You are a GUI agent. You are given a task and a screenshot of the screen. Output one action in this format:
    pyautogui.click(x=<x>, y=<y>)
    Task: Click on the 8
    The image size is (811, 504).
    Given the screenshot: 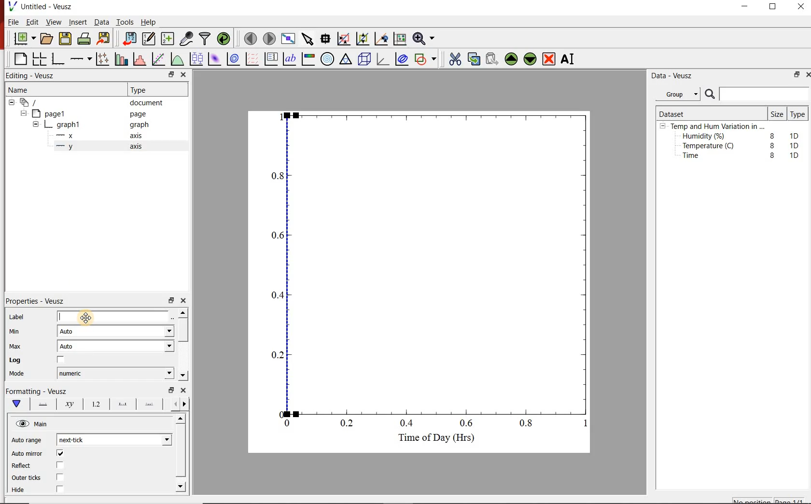 What is the action you would take?
    pyautogui.click(x=772, y=155)
    